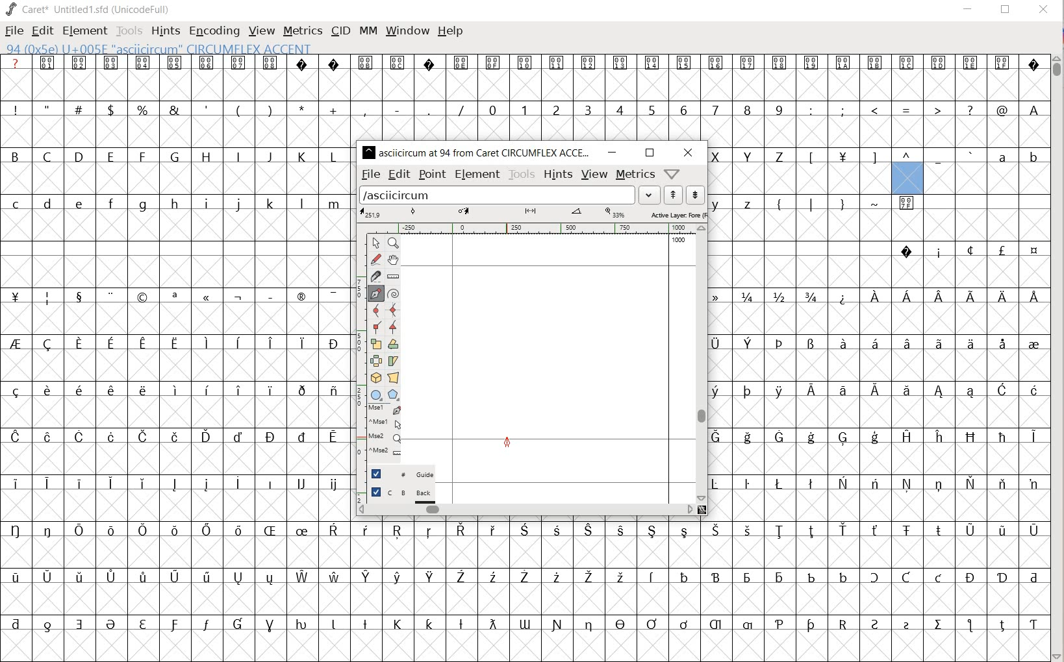  What do you see at coordinates (477, 151) in the screenshot?
I see `asciicircum at 94 from caret circumflex ACCE...` at bounding box center [477, 151].